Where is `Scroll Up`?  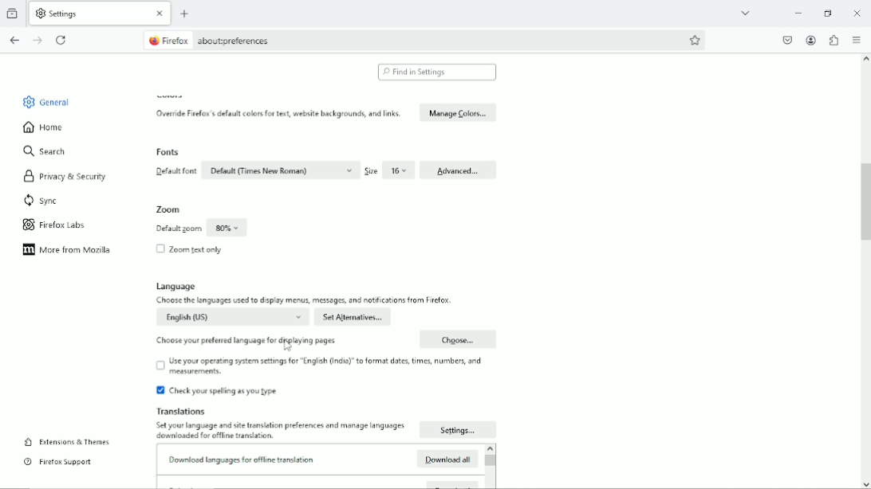
Scroll Up is located at coordinates (865, 59).